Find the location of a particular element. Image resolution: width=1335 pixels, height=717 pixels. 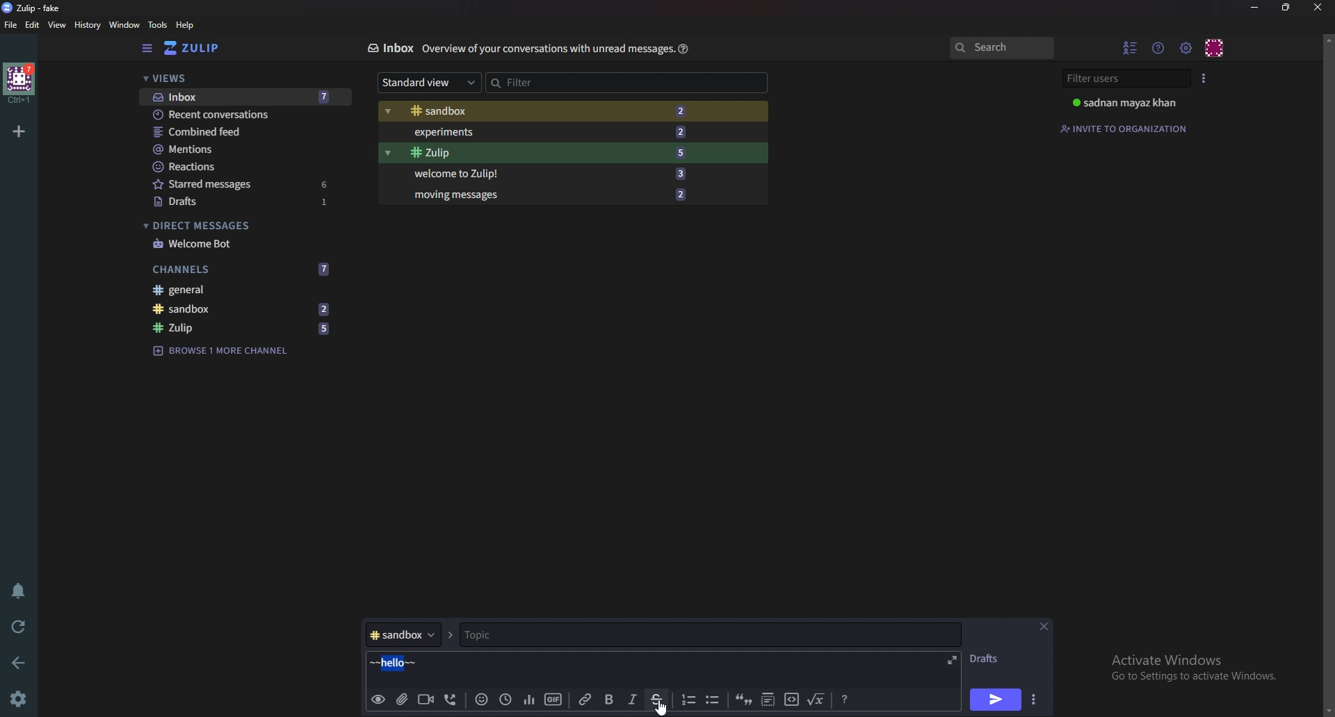

Send options is located at coordinates (1035, 698).